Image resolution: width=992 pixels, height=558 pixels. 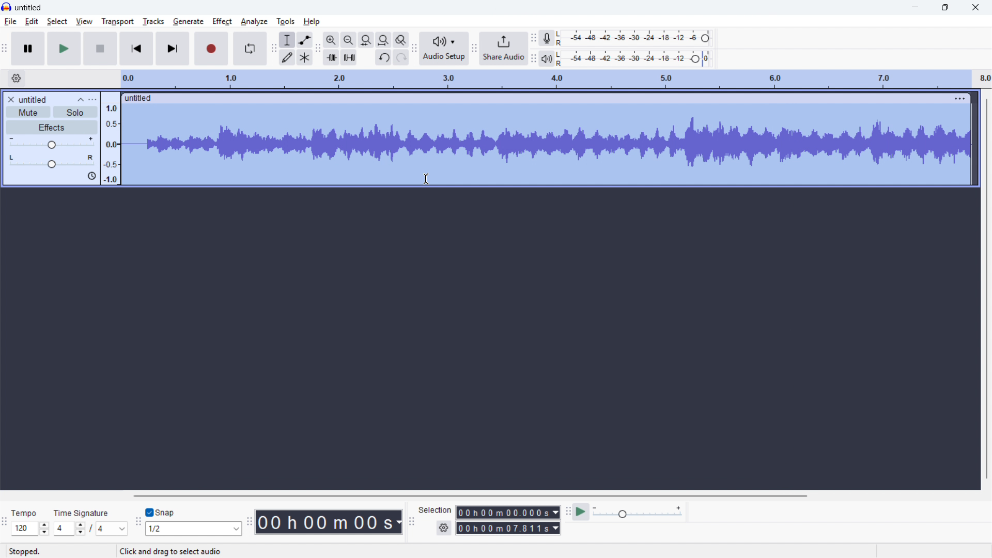 I want to click on Snipping toolbar , so click(x=137, y=524).